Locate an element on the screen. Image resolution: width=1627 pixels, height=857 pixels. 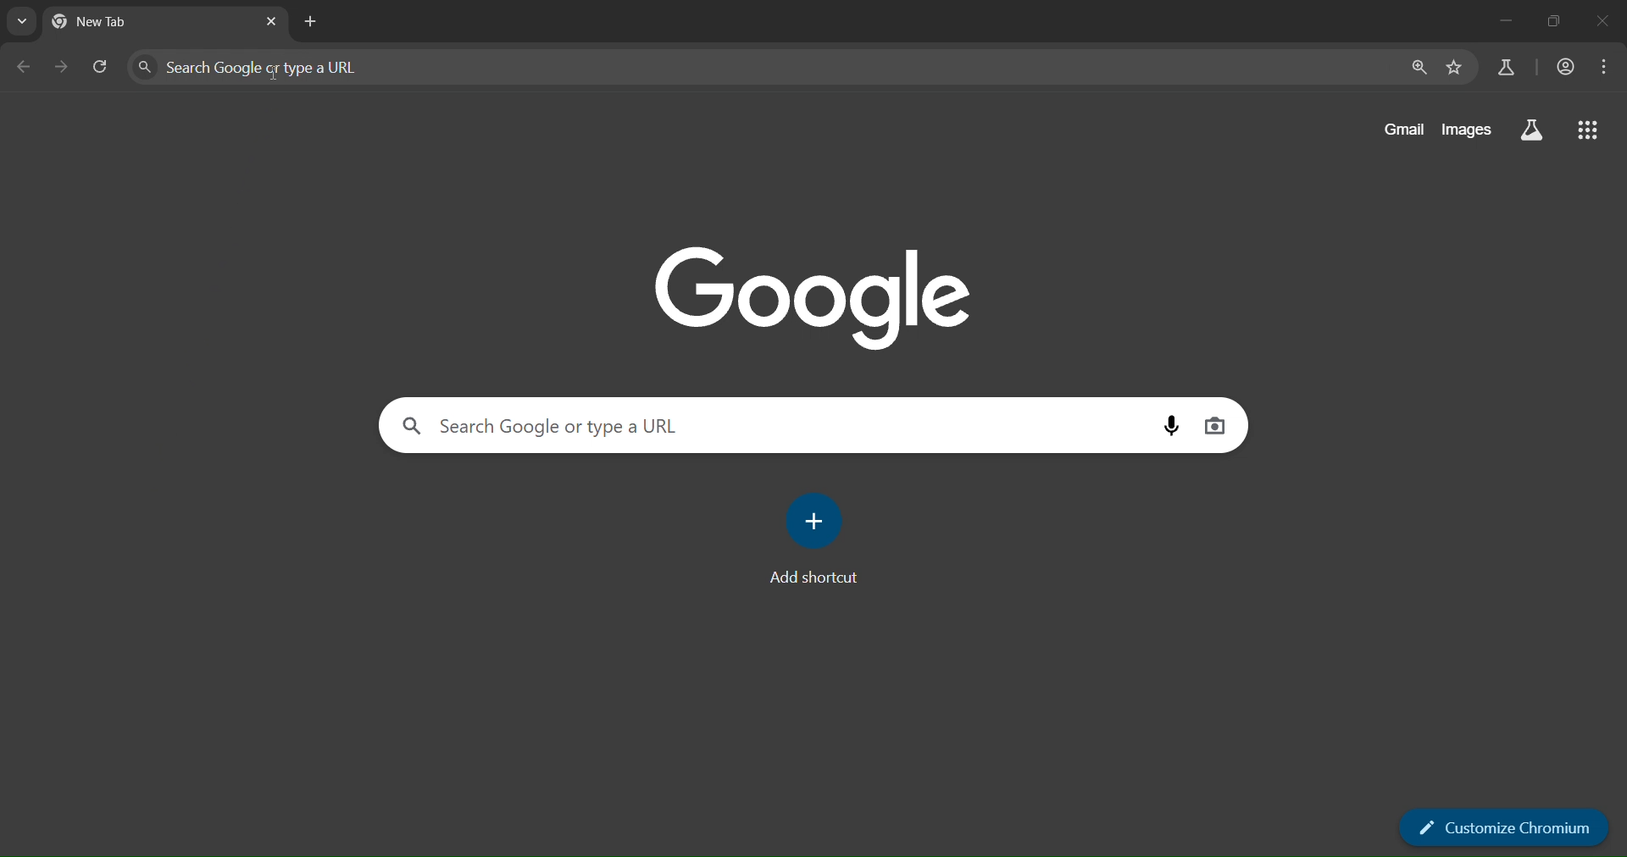
close is located at coordinates (1605, 20).